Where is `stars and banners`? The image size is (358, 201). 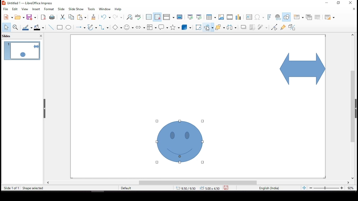 stars and banners is located at coordinates (174, 27).